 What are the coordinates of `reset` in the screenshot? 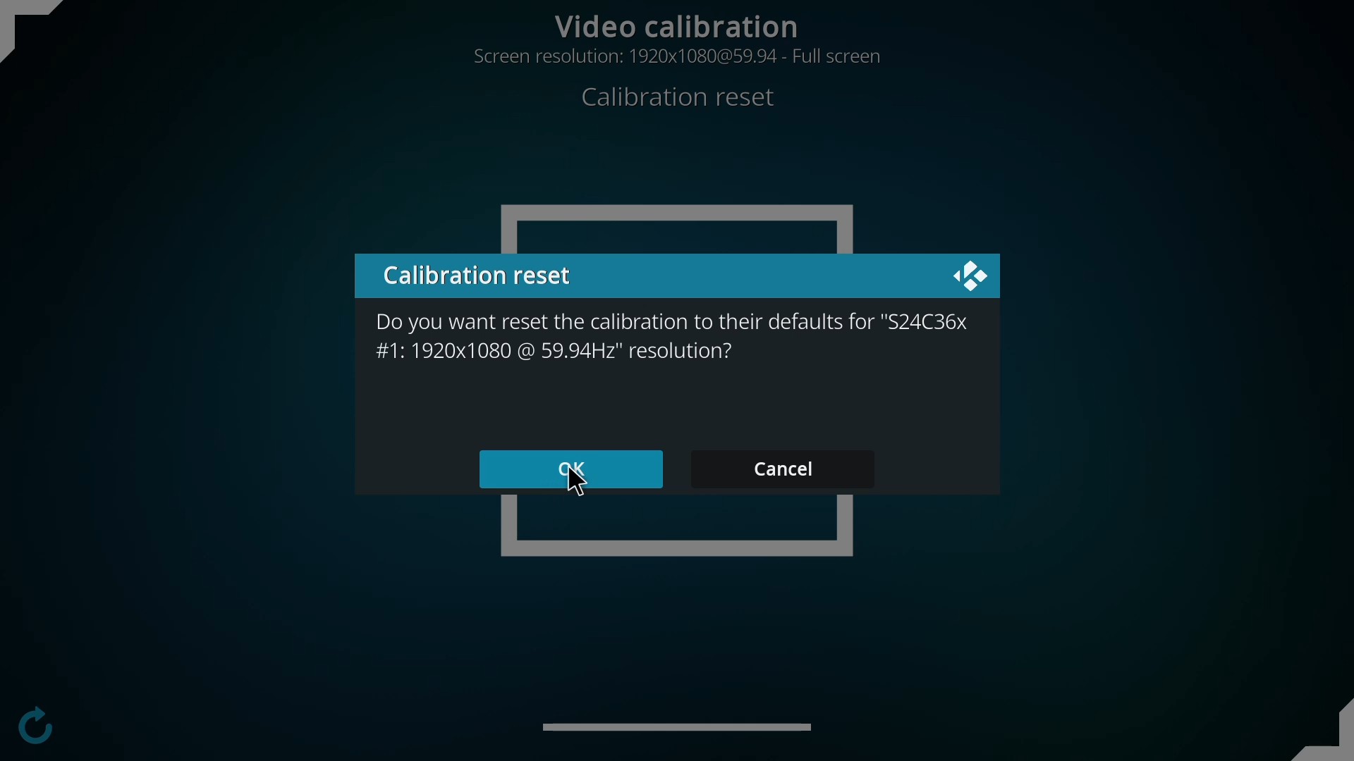 It's located at (684, 97).